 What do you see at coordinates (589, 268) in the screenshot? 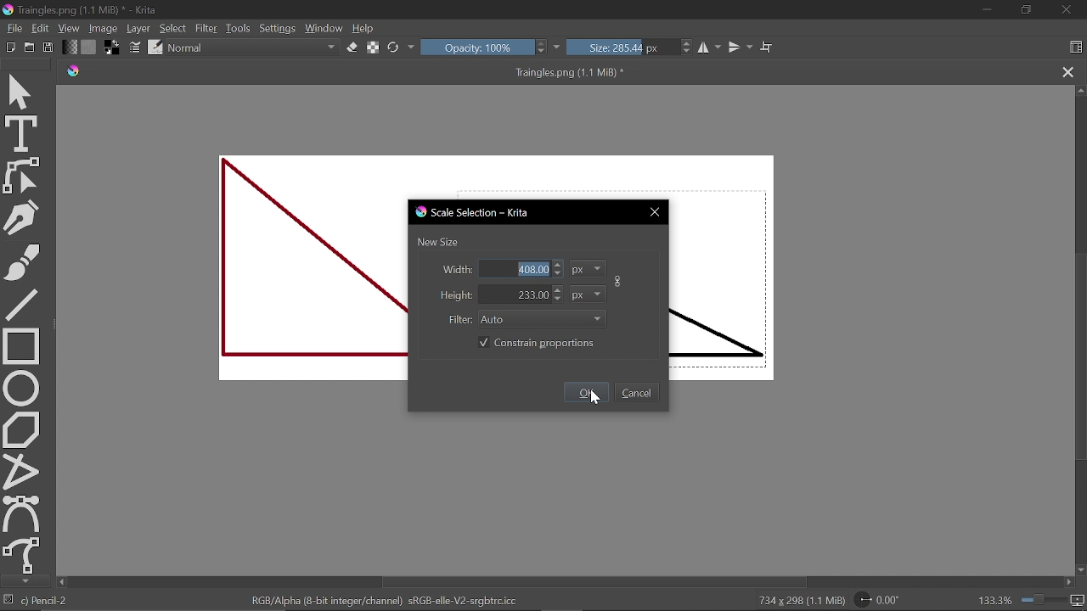
I see `px` at bounding box center [589, 268].